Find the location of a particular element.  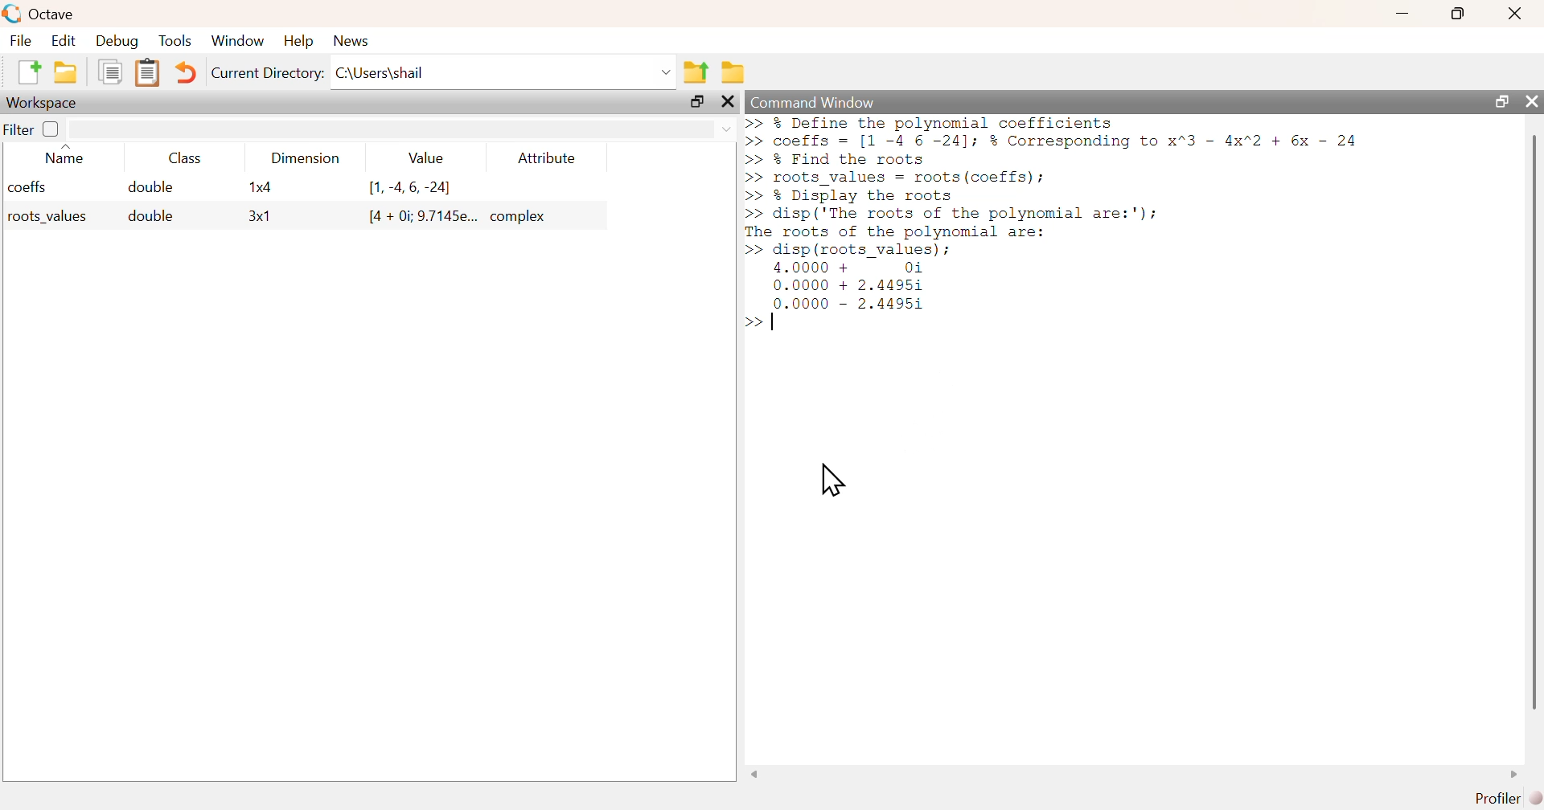

Duplicate is located at coordinates (111, 73).